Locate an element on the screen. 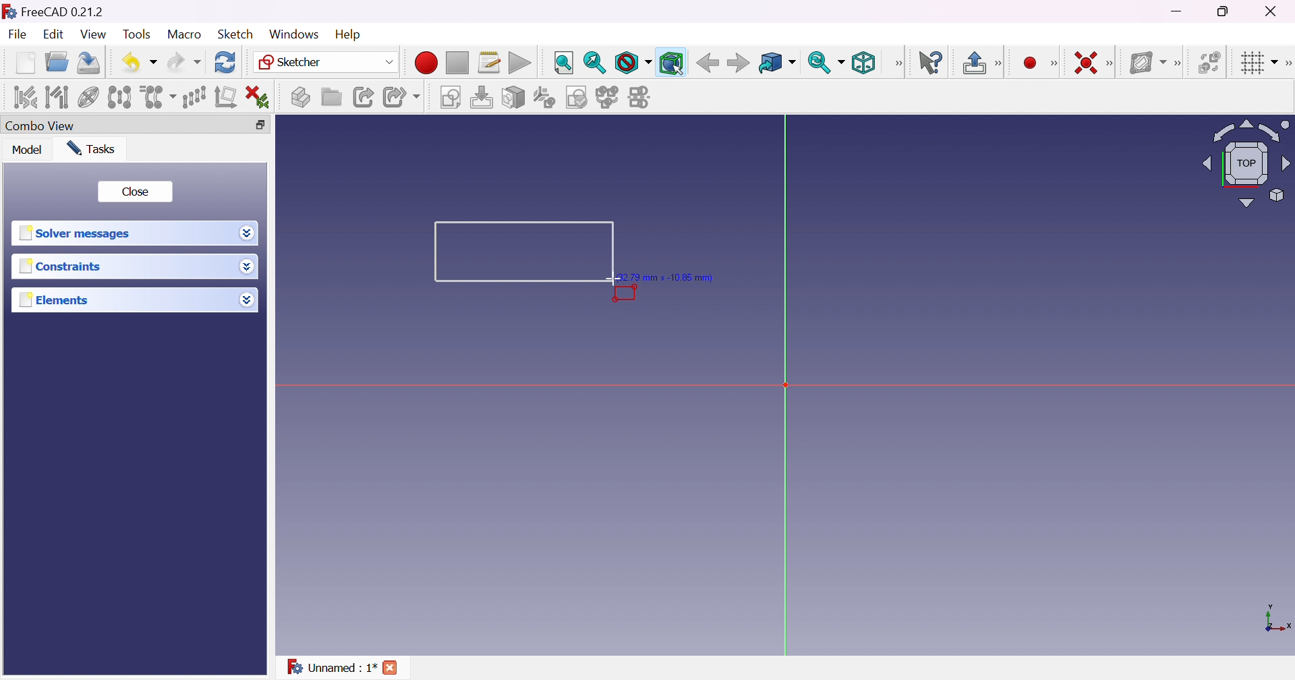  Rectangle is located at coordinates (525, 251).